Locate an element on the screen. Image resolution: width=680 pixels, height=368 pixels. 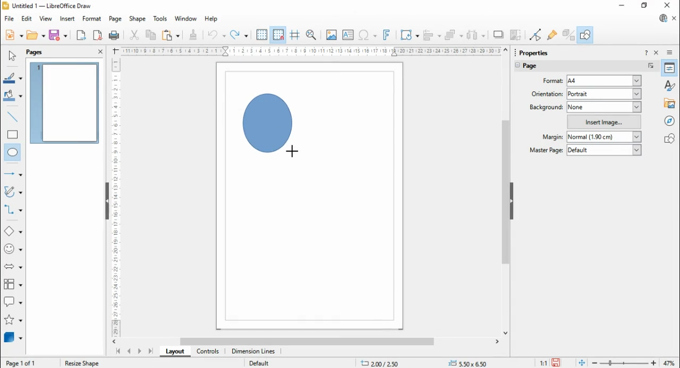
properties is located at coordinates (670, 68).